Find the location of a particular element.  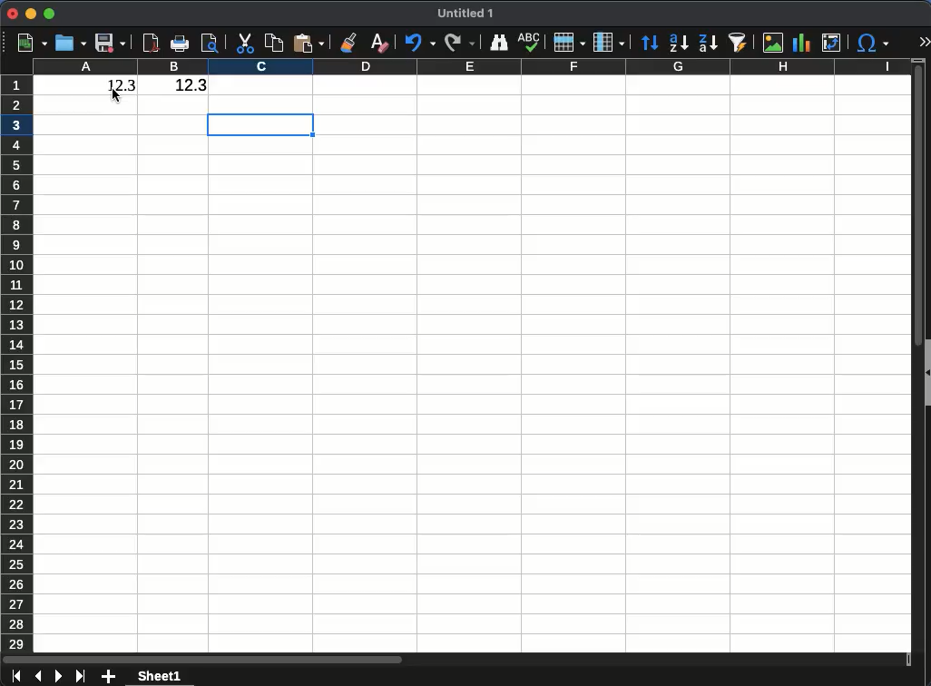

12.3 is located at coordinates (113, 84).